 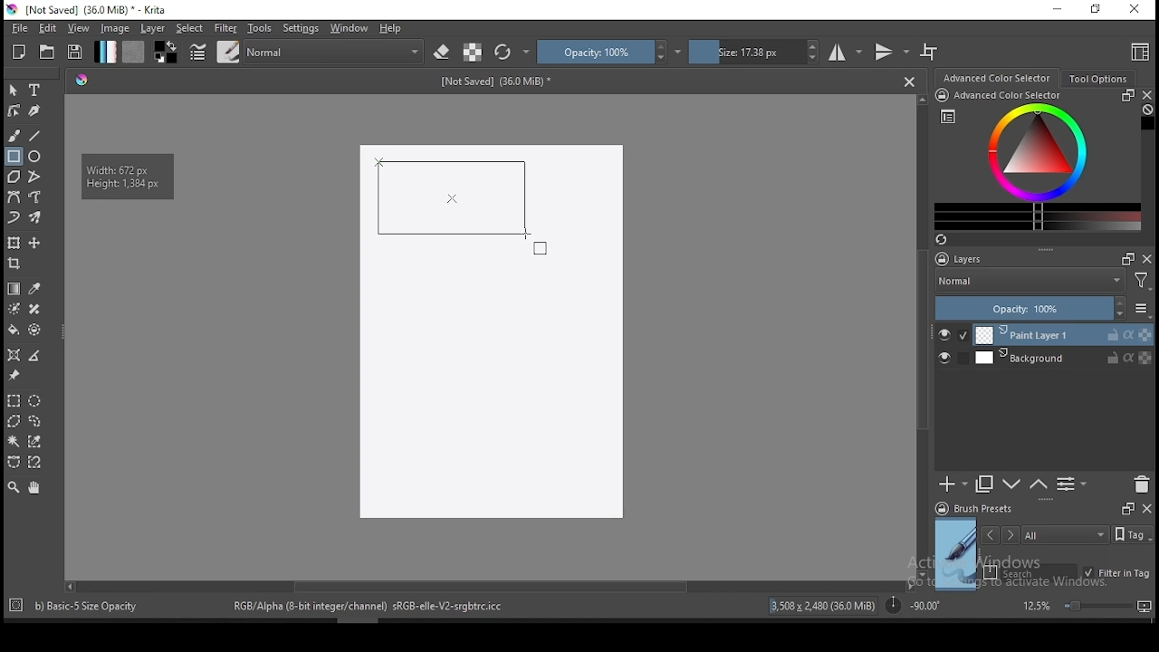 I want to click on polygon selection tool, so click(x=14, y=421).